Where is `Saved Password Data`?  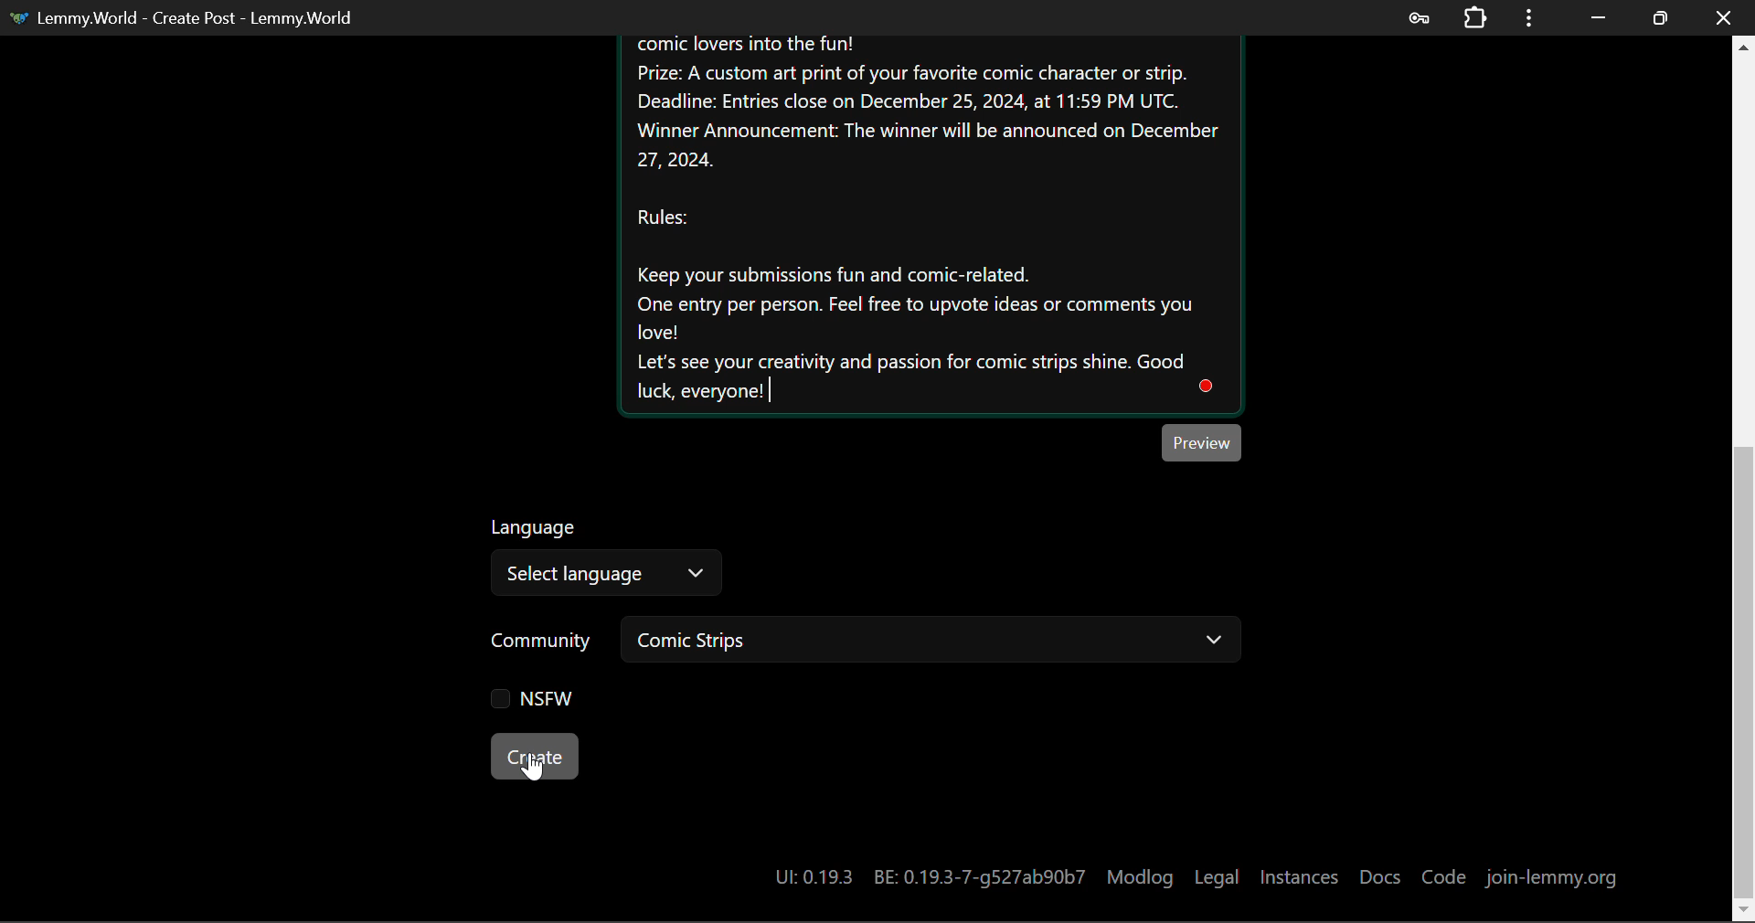 Saved Password Data is located at coordinates (1417, 17).